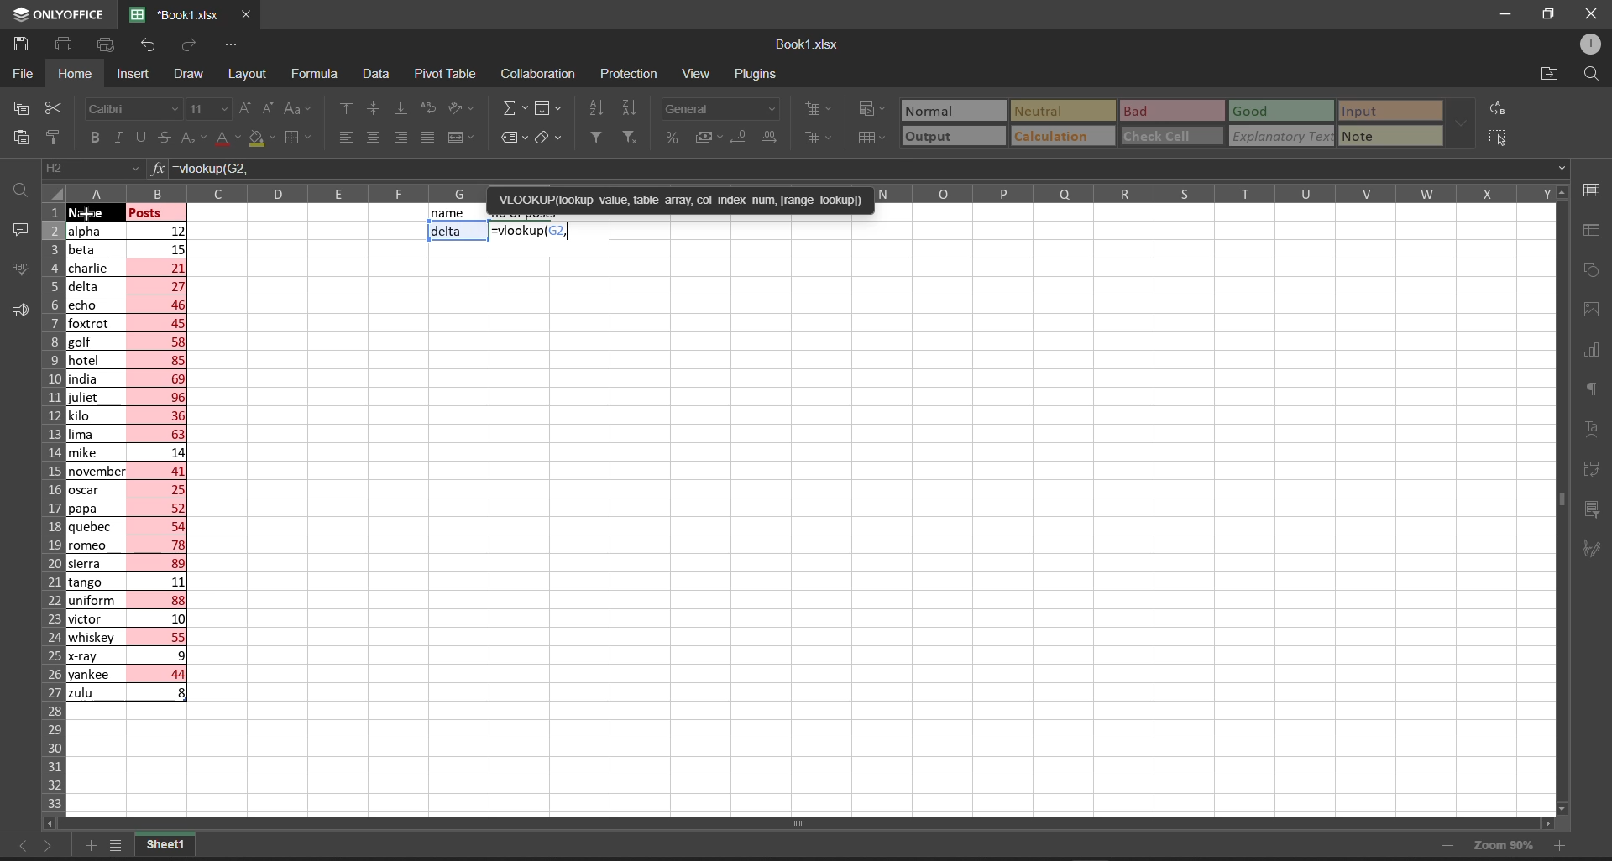 The height and width of the screenshot is (861, 1612). What do you see at coordinates (209, 108) in the screenshot?
I see `font size` at bounding box center [209, 108].